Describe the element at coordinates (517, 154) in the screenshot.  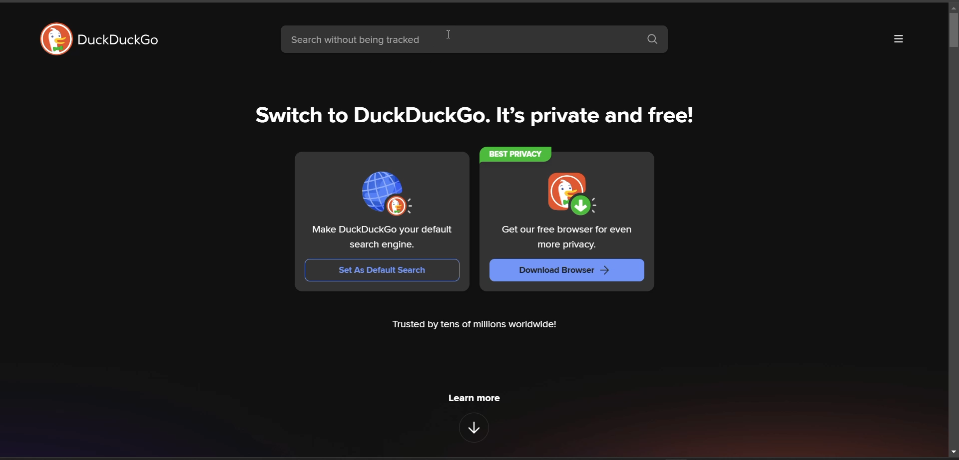
I see `BEST PRIVACY` at that location.